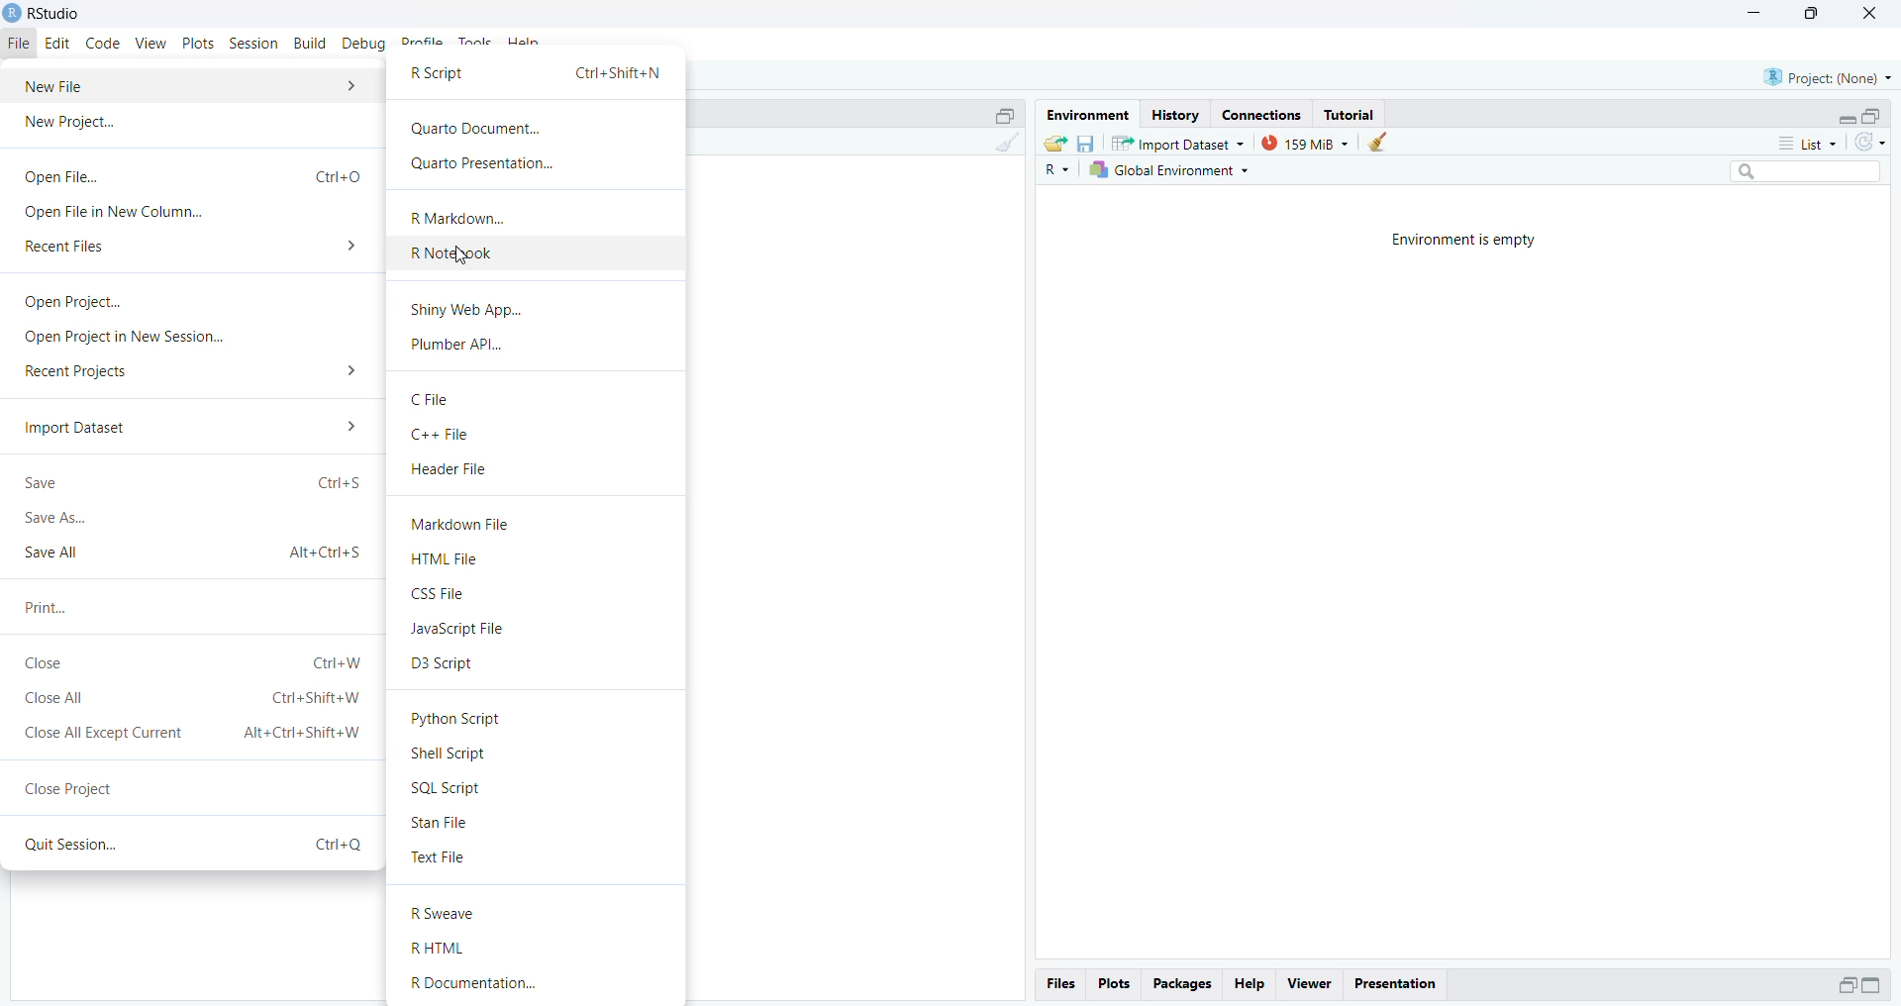  I want to click on JavaScript File, so click(466, 630).